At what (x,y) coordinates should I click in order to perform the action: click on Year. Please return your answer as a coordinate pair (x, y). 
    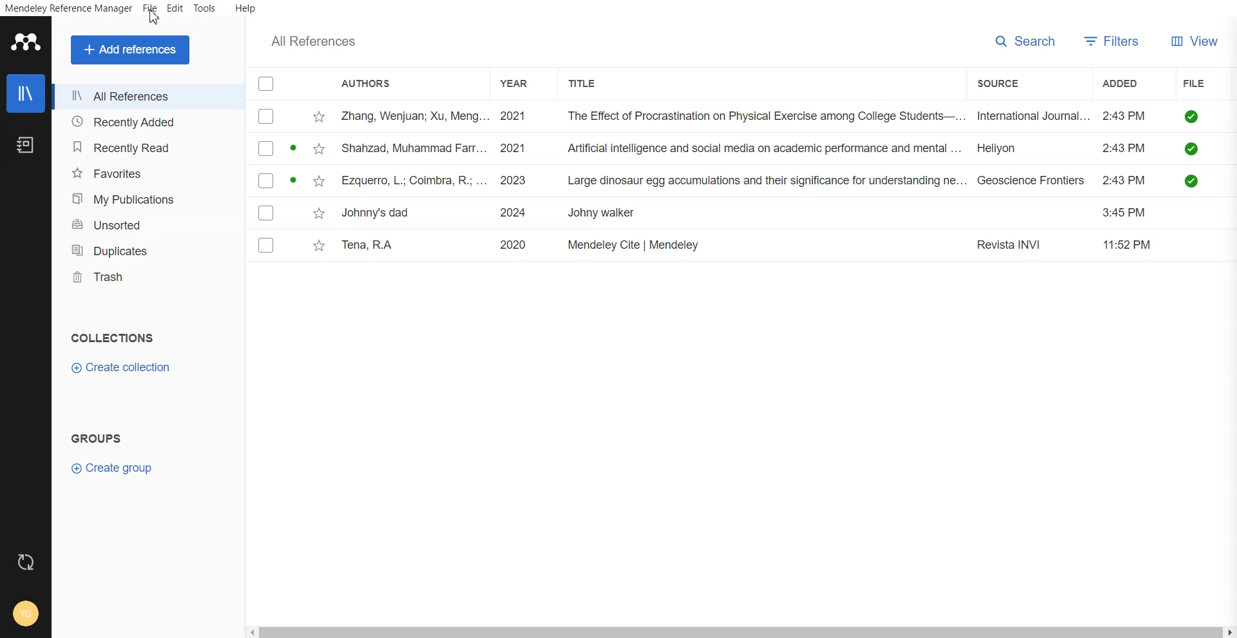
    Looking at the image, I should click on (519, 84).